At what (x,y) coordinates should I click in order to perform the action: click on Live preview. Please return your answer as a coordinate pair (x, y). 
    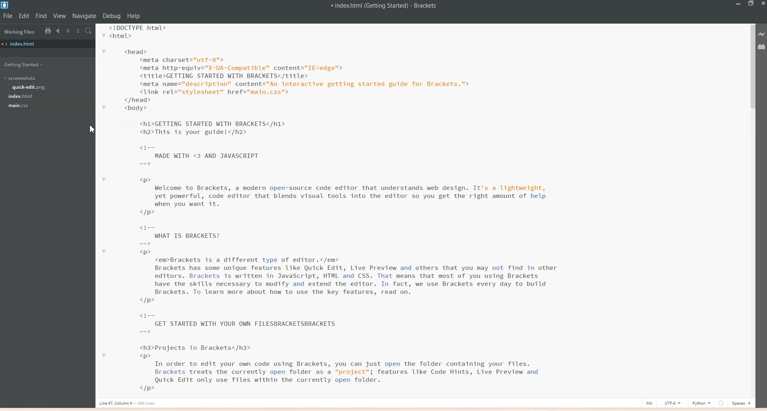
    Looking at the image, I should click on (762, 35).